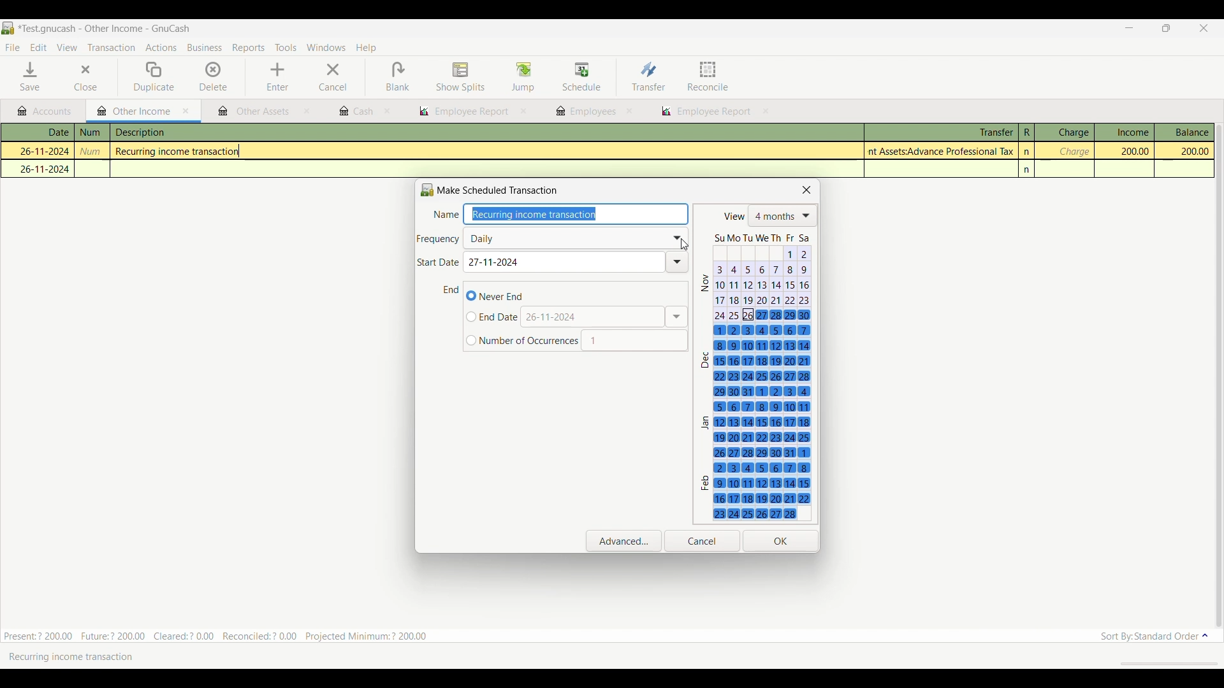 Image resolution: width=1224 pixels, height=688 pixels. What do you see at coordinates (678, 262) in the screenshot?
I see `Drop down of date` at bounding box center [678, 262].